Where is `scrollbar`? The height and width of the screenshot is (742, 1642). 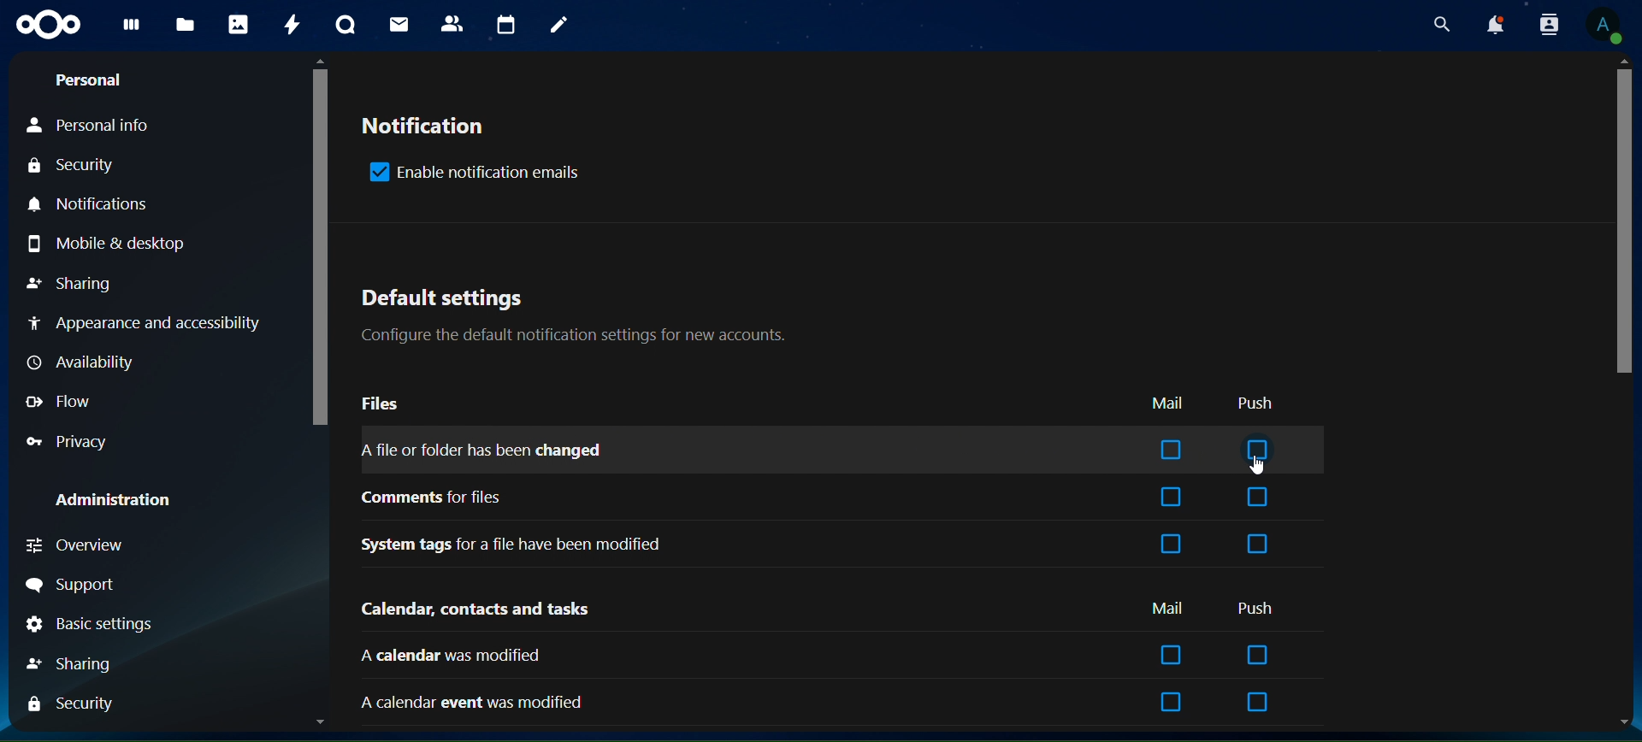 scrollbar is located at coordinates (322, 249).